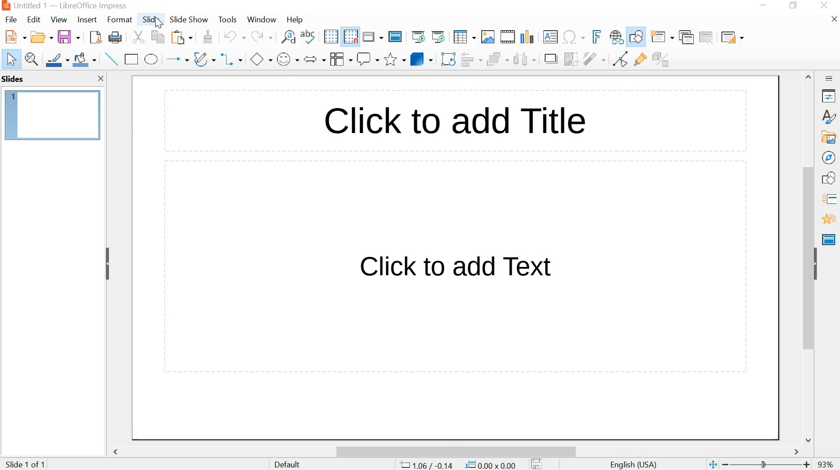 The image size is (840, 470). What do you see at coordinates (350, 37) in the screenshot?
I see `Snap to grid` at bounding box center [350, 37].